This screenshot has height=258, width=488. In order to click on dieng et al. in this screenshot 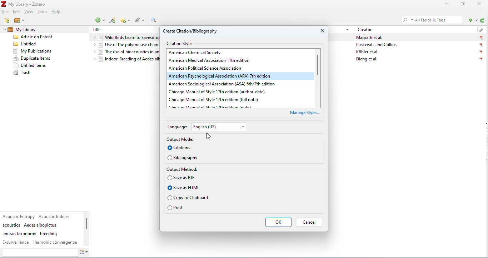, I will do `click(367, 60)`.